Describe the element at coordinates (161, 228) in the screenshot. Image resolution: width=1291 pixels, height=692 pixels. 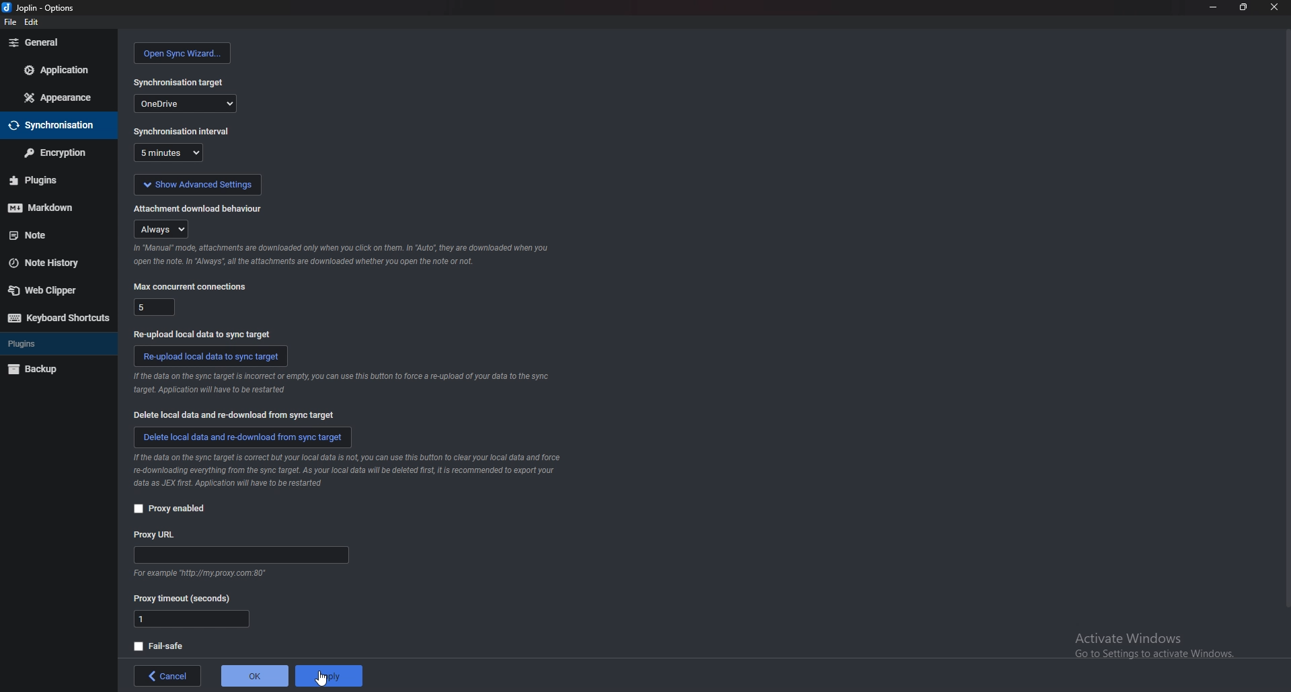
I see `always` at that location.